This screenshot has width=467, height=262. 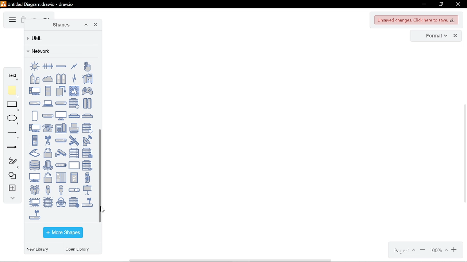 What do you see at coordinates (35, 103) in the screenshot?
I see `hub` at bounding box center [35, 103].